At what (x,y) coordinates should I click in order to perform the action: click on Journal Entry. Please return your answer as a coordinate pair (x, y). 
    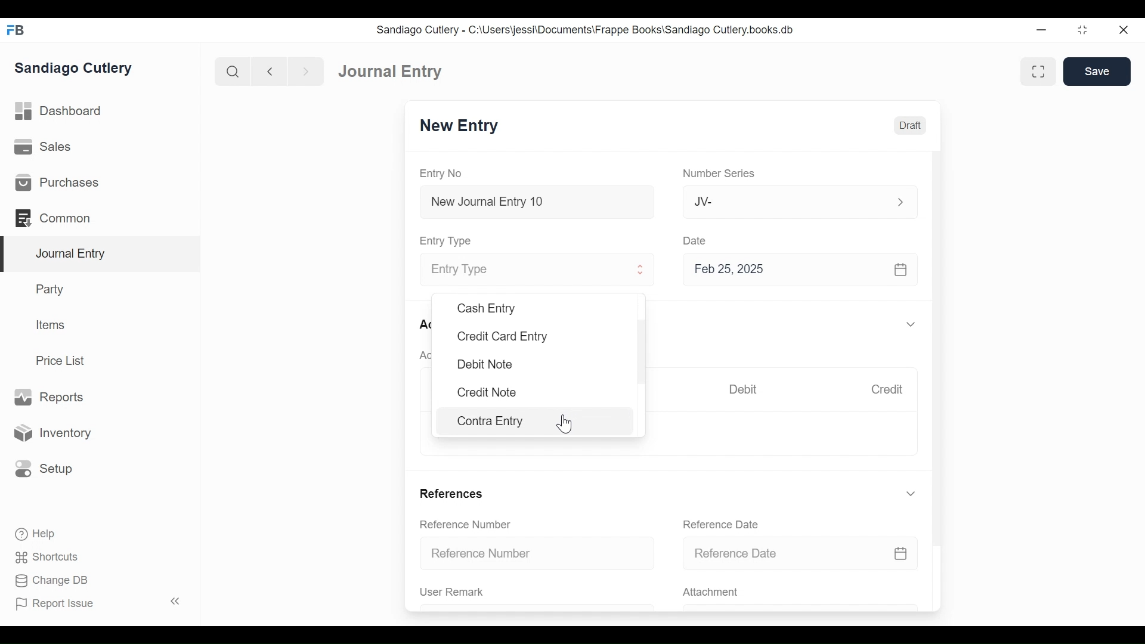
    Looking at the image, I should click on (101, 254).